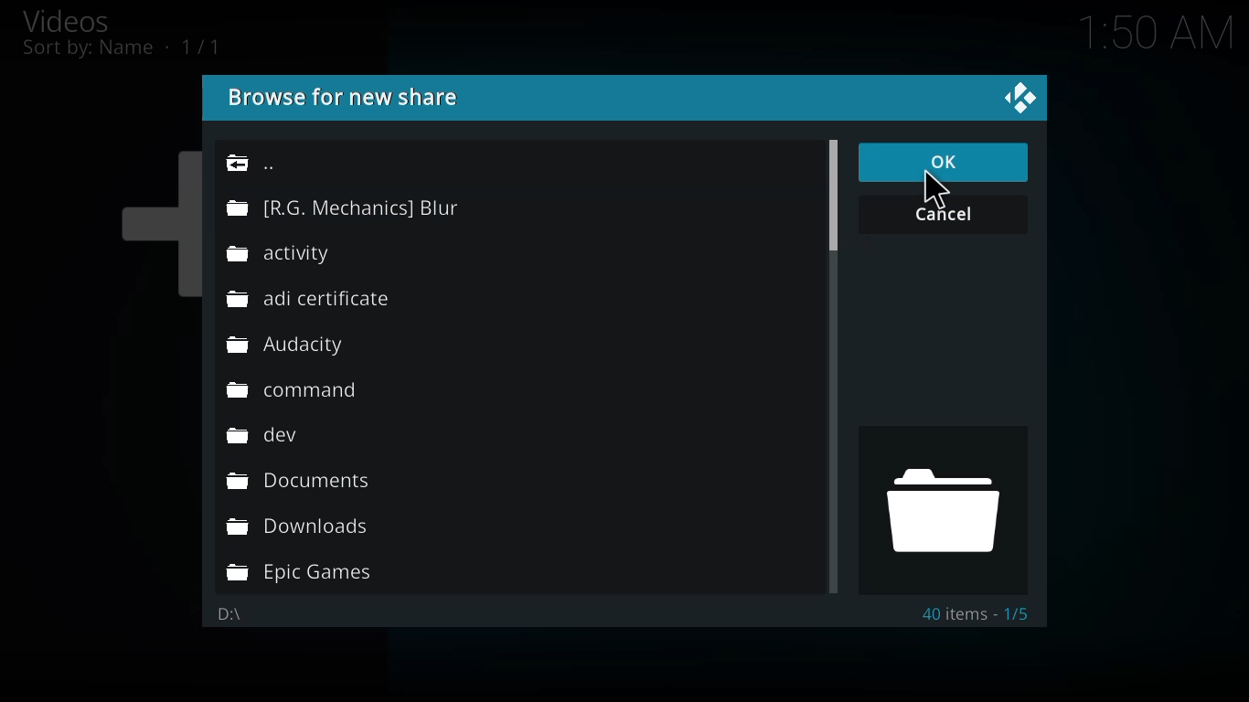 The height and width of the screenshot is (702, 1249). I want to click on 40 items, so click(977, 612).